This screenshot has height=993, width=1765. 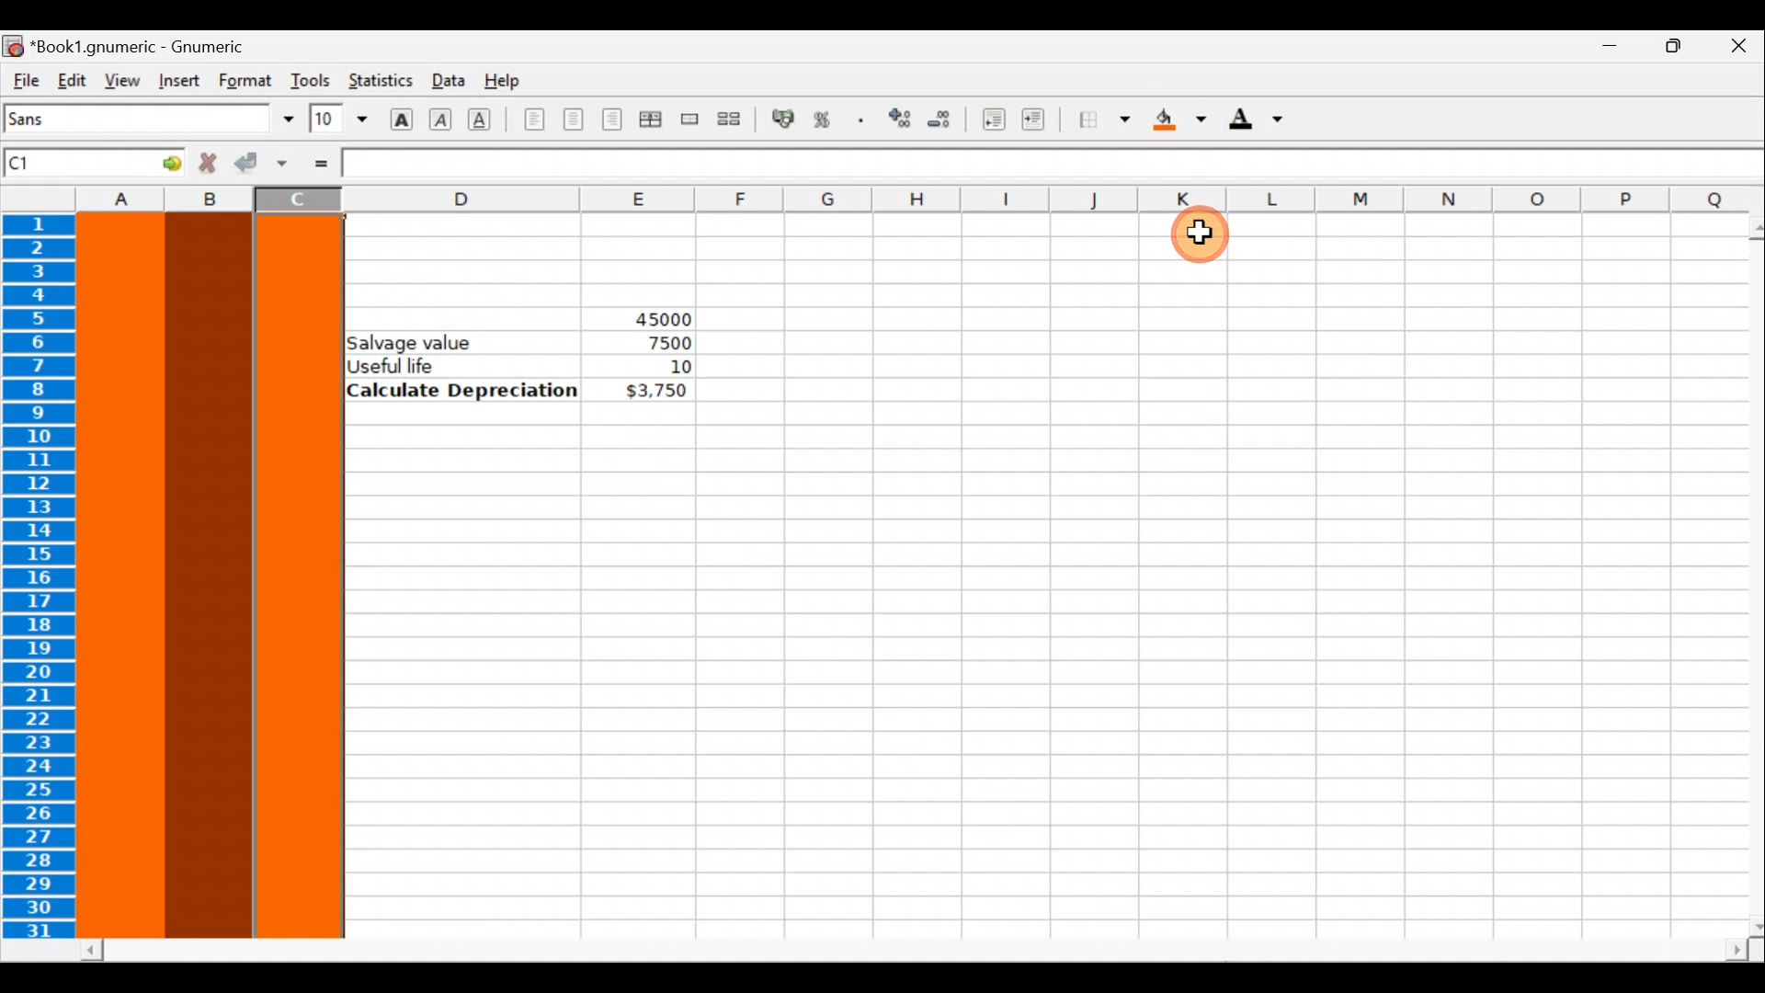 What do you see at coordinates (443, 117) in the screenshot?
I see `Italic` at bounding box center [443, 117].